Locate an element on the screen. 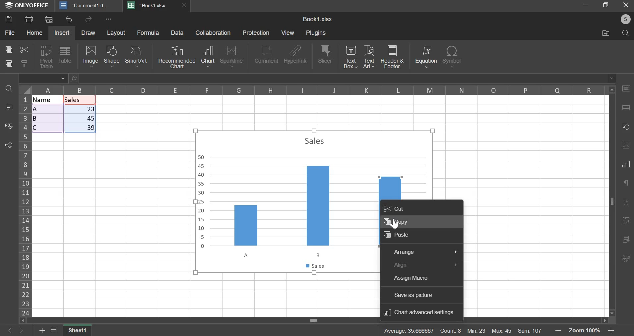 The height and width of the screenshot is (336, 634). find is located at coordinates (8, 88).